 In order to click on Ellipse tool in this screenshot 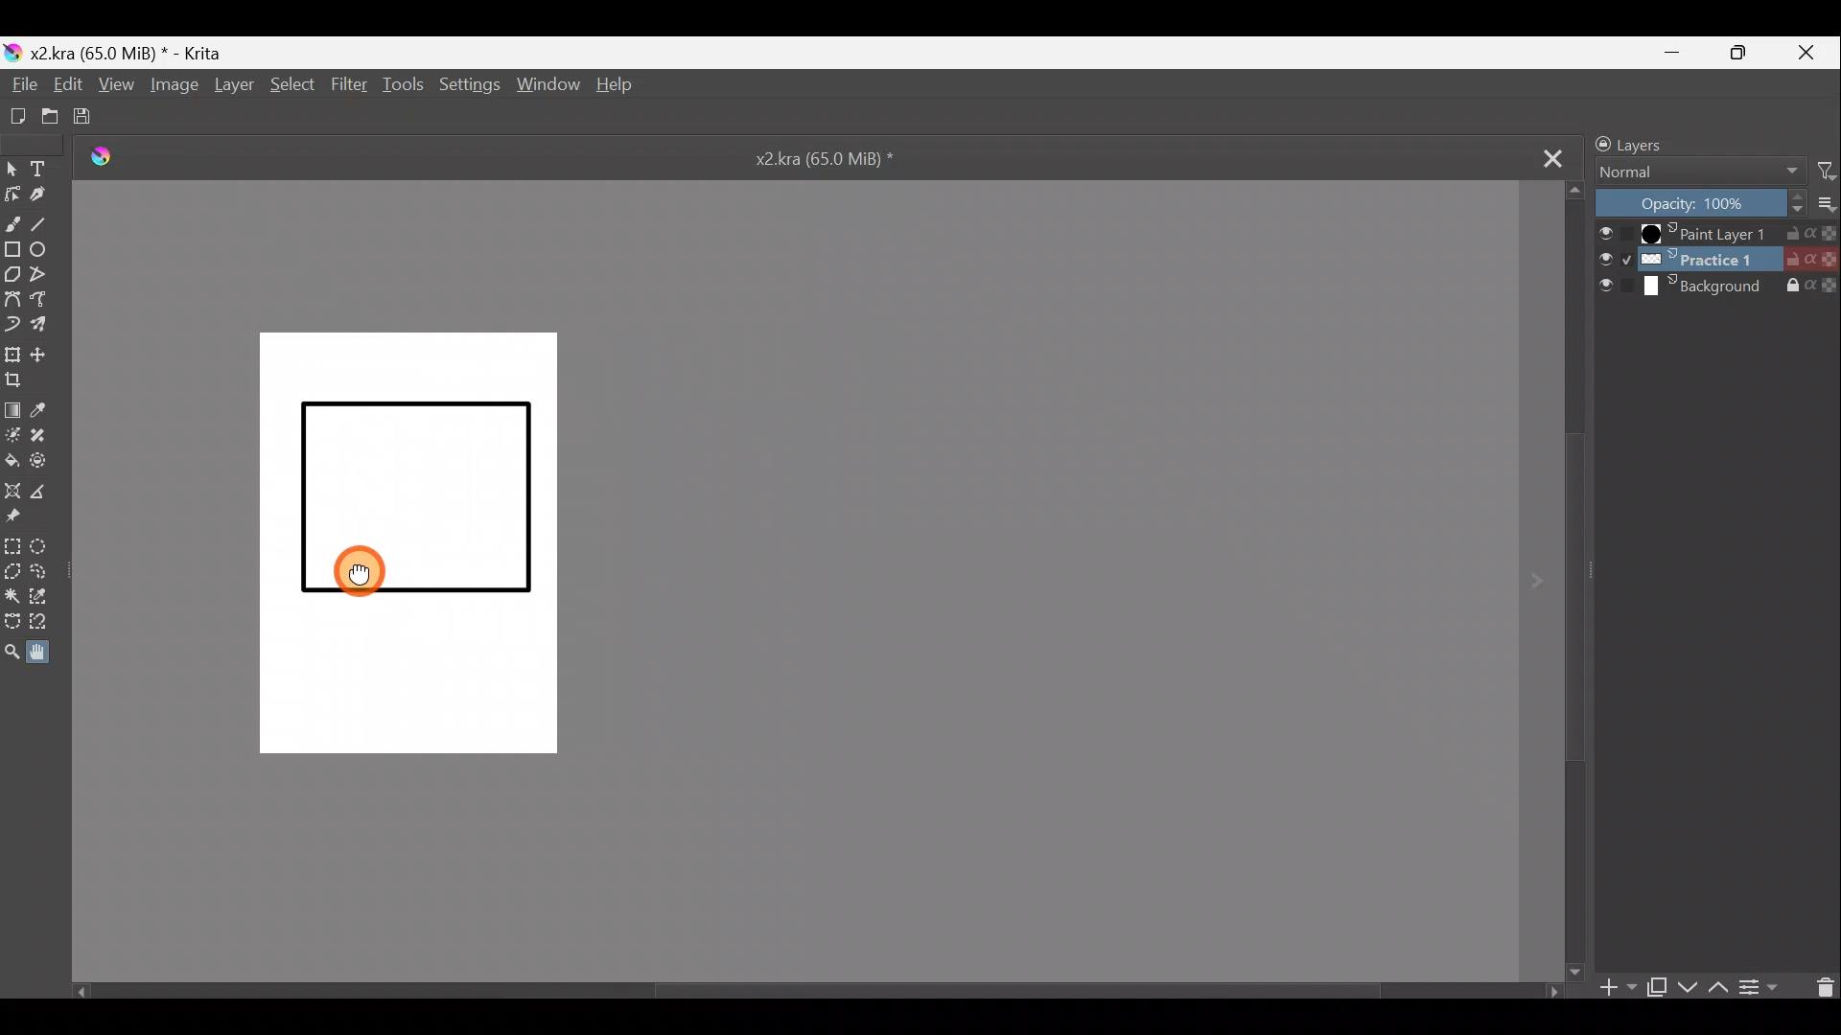, I will do `click(45, 247)`.